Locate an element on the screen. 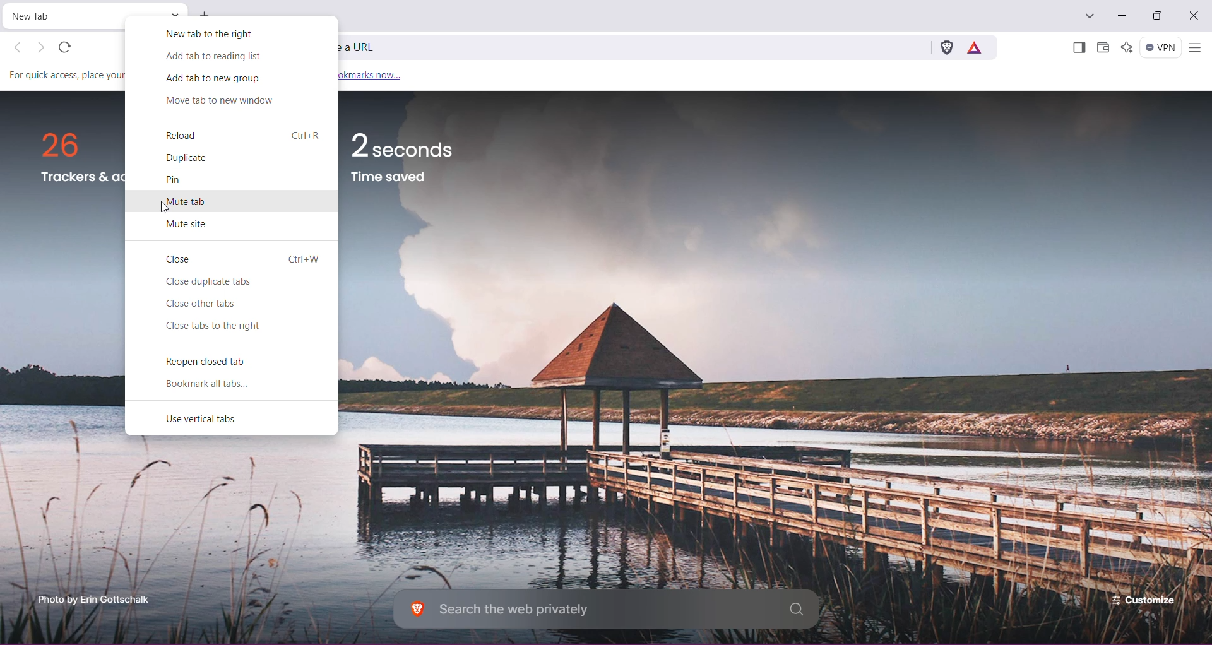 The height and width of the screenshot is (645, 1212). Earn rewards for private ads you see in Brave is located at coordinates (976, 48).